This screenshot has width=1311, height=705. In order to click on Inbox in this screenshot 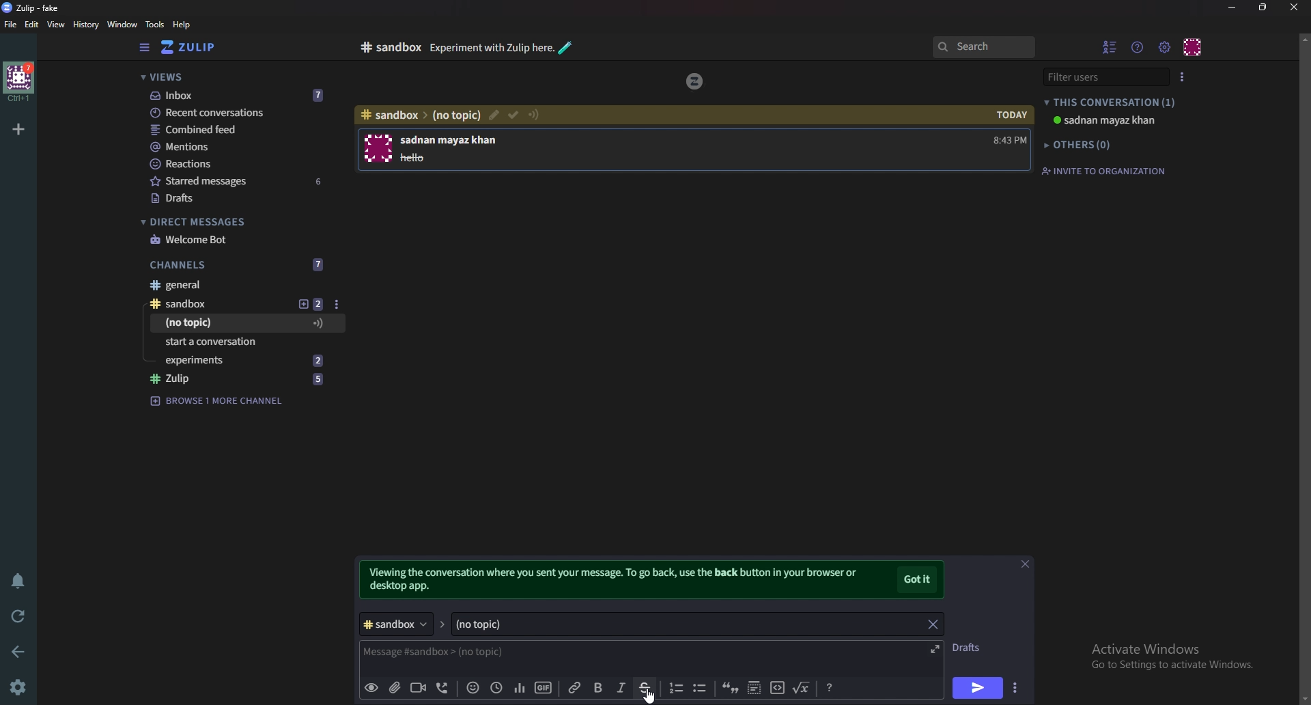, I will do `click(243, 94)`.